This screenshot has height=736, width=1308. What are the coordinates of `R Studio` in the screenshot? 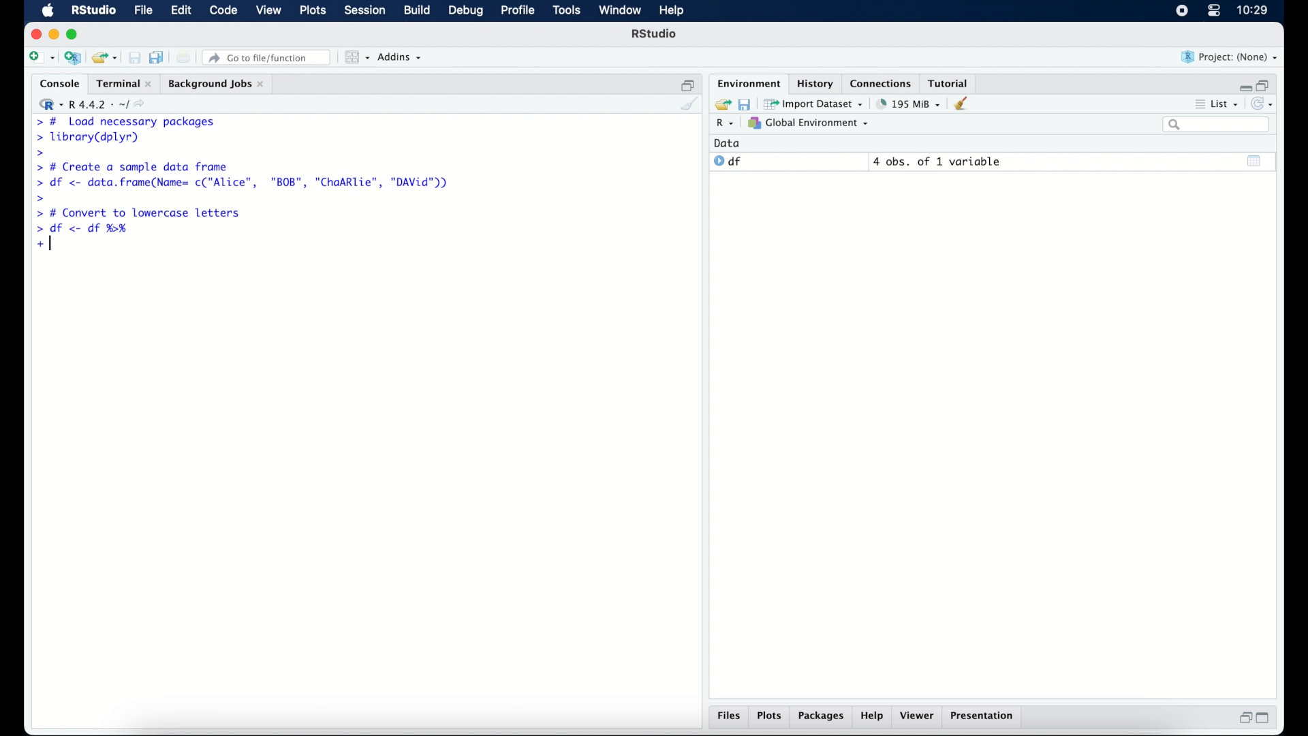 It's located at (655, 35).